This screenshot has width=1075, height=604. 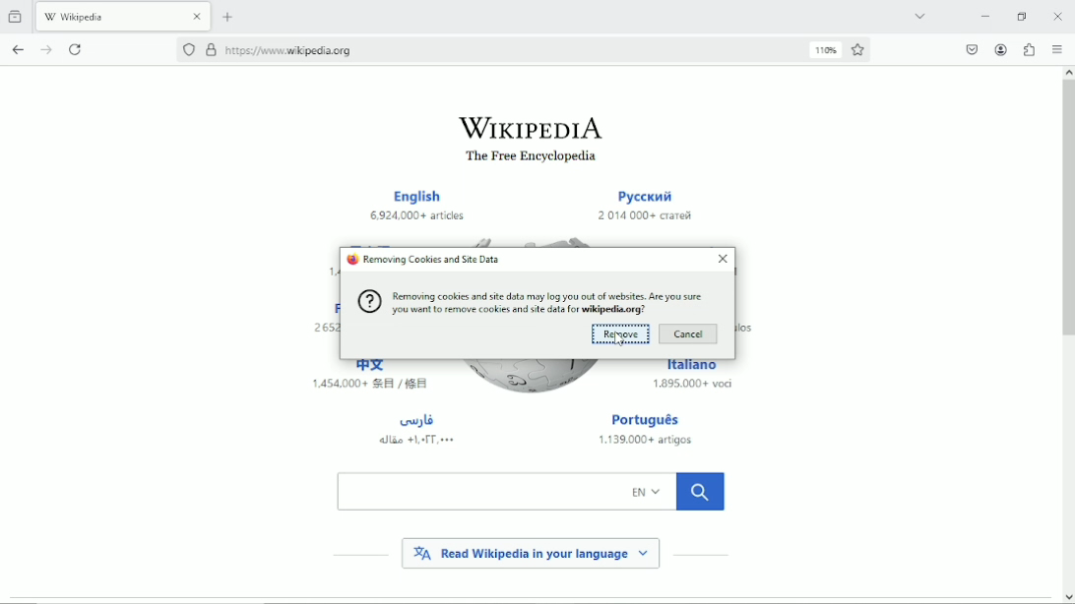 I want to click on link, so click(x=291, y=50).